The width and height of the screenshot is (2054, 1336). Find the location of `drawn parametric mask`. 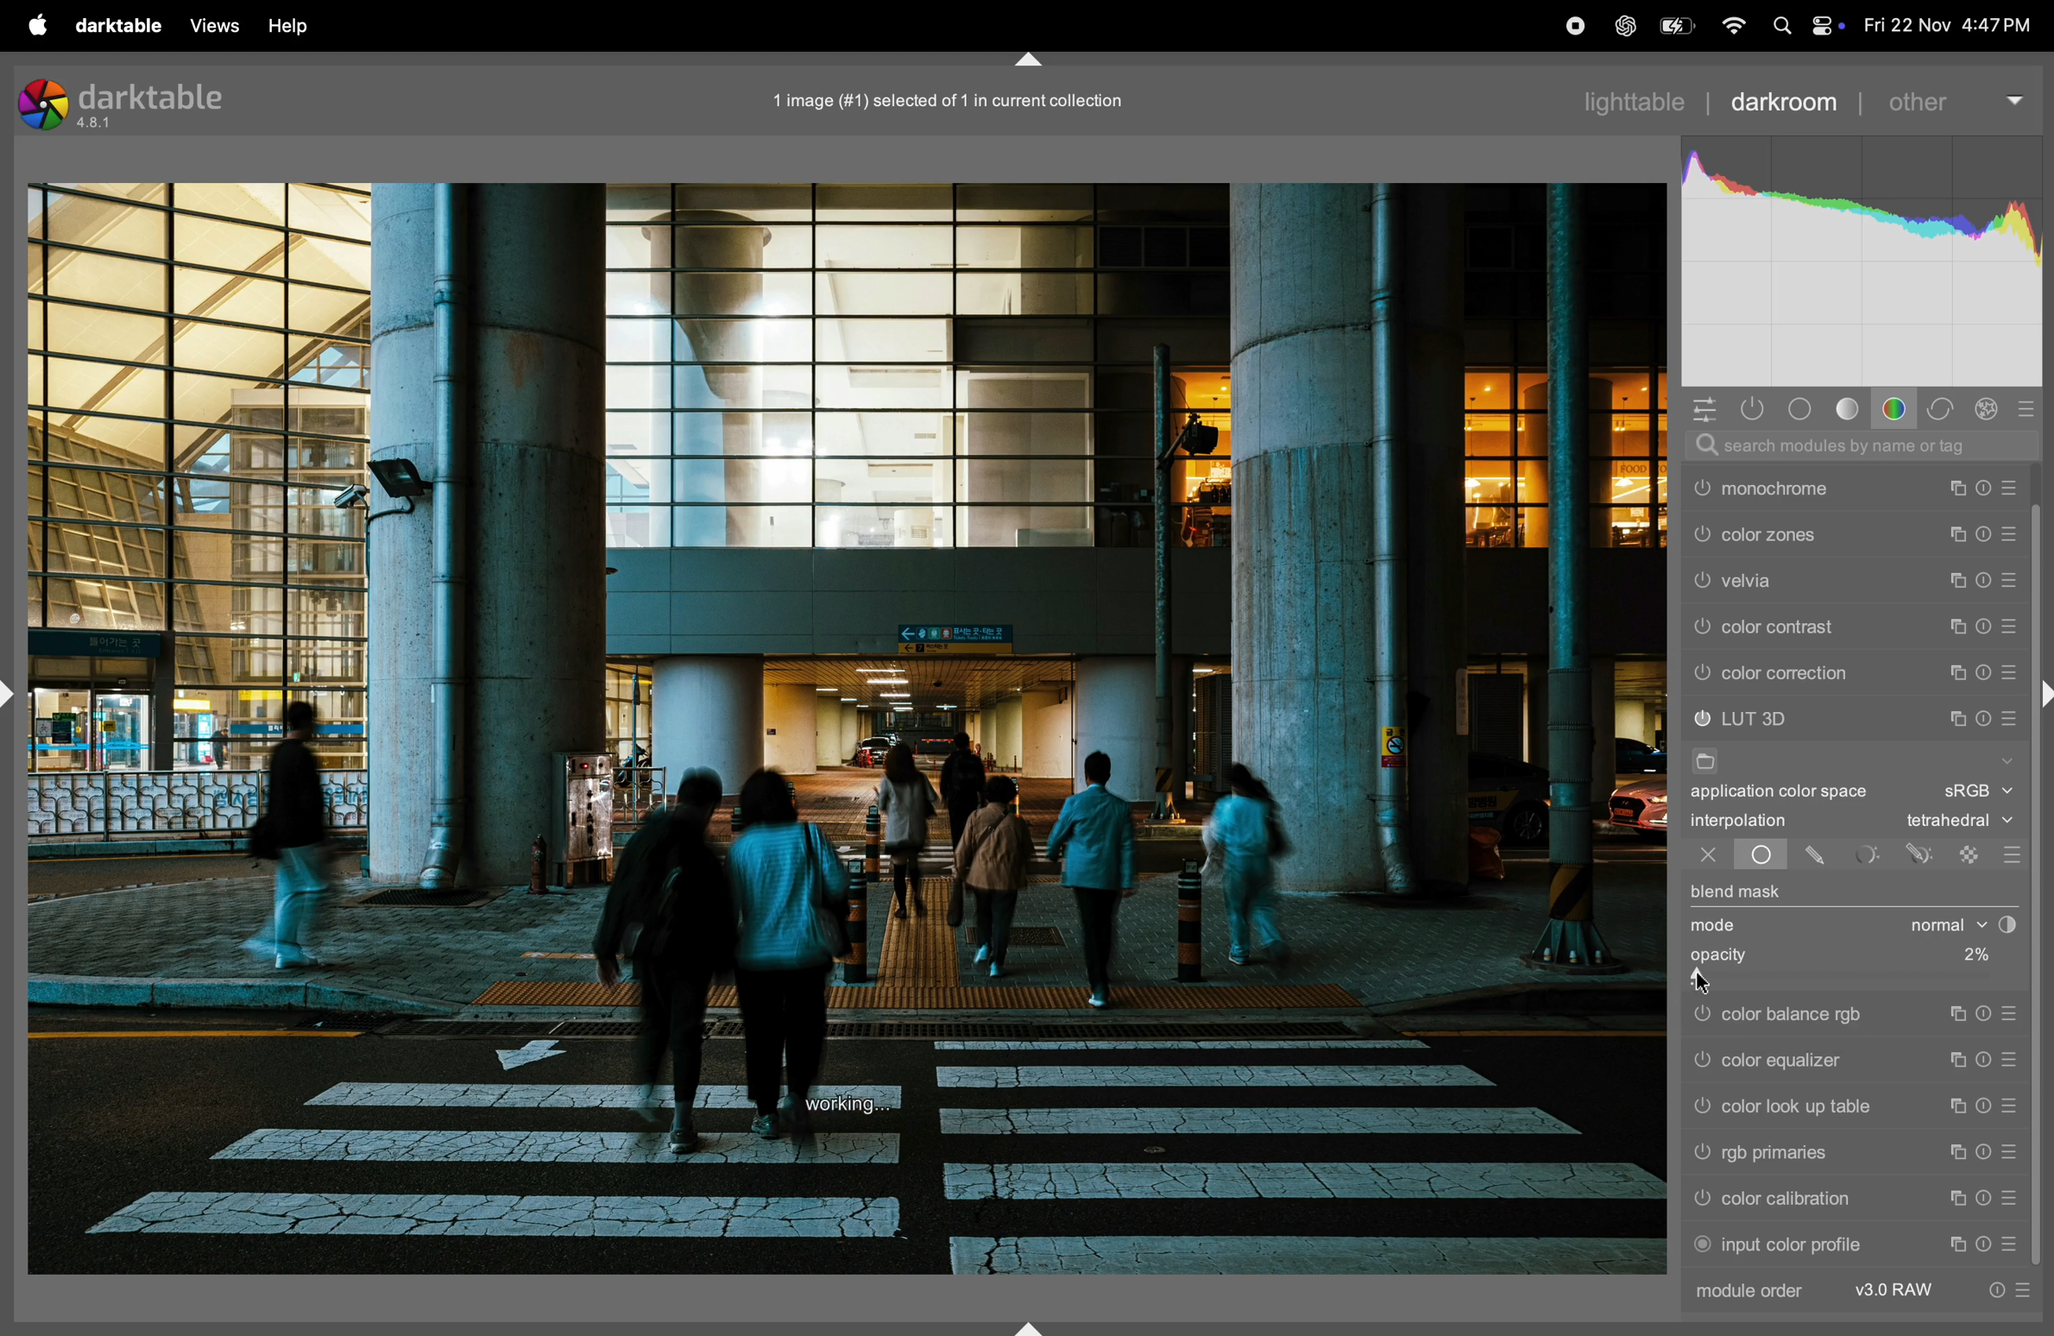

drawn parametric mask is located at coordinates (1921, 854).